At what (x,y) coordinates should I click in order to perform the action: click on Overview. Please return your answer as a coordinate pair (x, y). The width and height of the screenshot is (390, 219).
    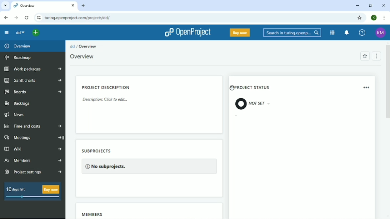
    Looking at the image, I should click on (89, 46).